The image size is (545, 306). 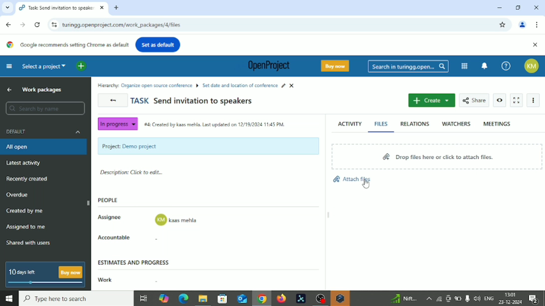 I want to click on Help, so click(x=506, y=66).